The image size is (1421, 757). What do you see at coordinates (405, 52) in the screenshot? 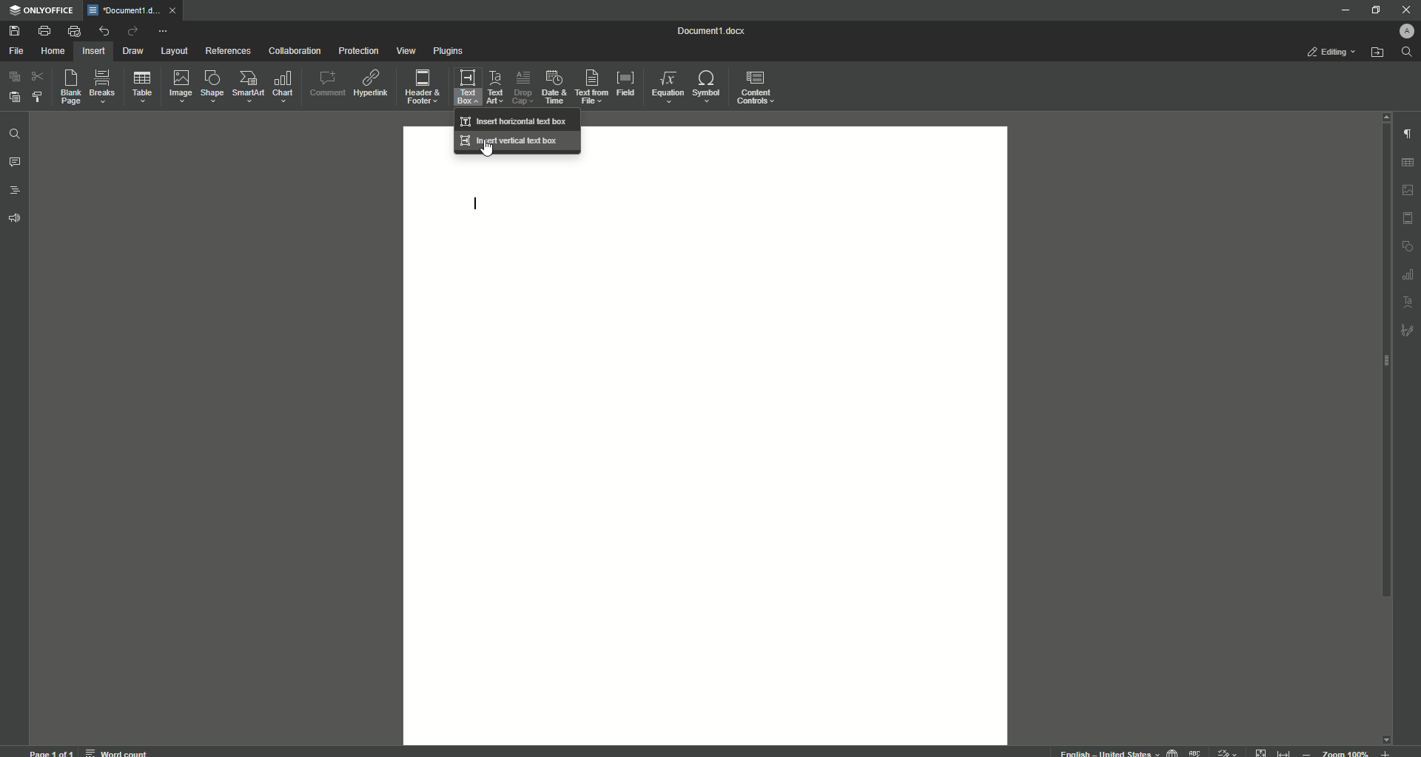
I see `View` at bounding box center [405, 52].